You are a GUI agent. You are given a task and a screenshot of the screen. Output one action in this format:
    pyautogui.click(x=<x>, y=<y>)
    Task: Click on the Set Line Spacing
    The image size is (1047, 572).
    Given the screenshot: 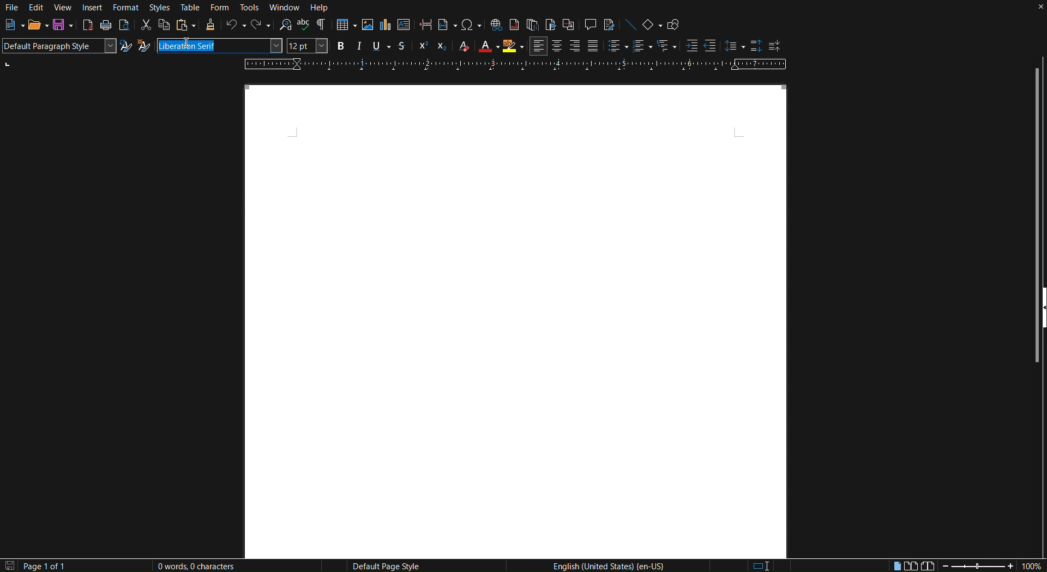 What is the action you would take?
    pyautogui.click(x=734, y=47)
    